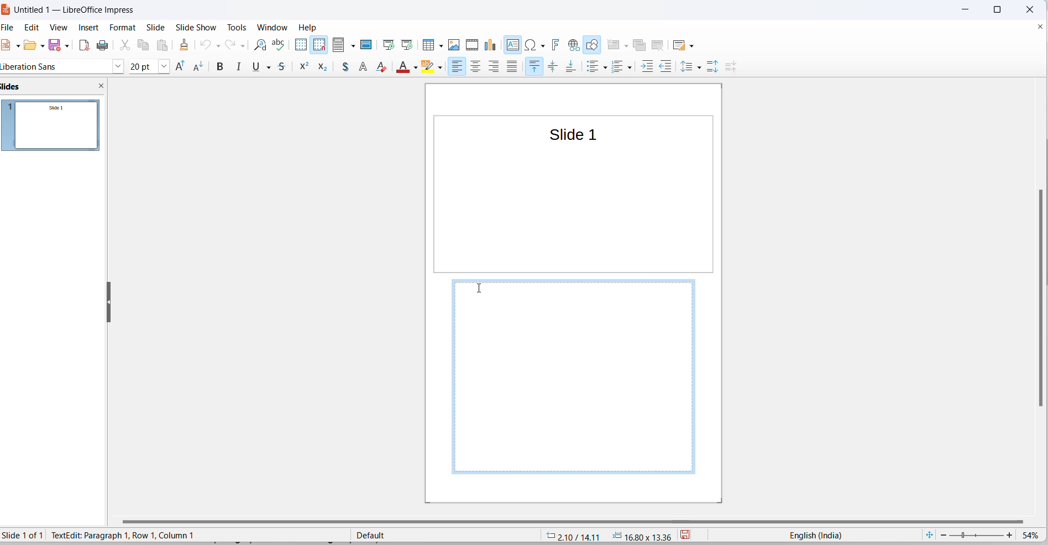 The image size is (1048, 545). I want to click on start from current slide, so click(406, 44).